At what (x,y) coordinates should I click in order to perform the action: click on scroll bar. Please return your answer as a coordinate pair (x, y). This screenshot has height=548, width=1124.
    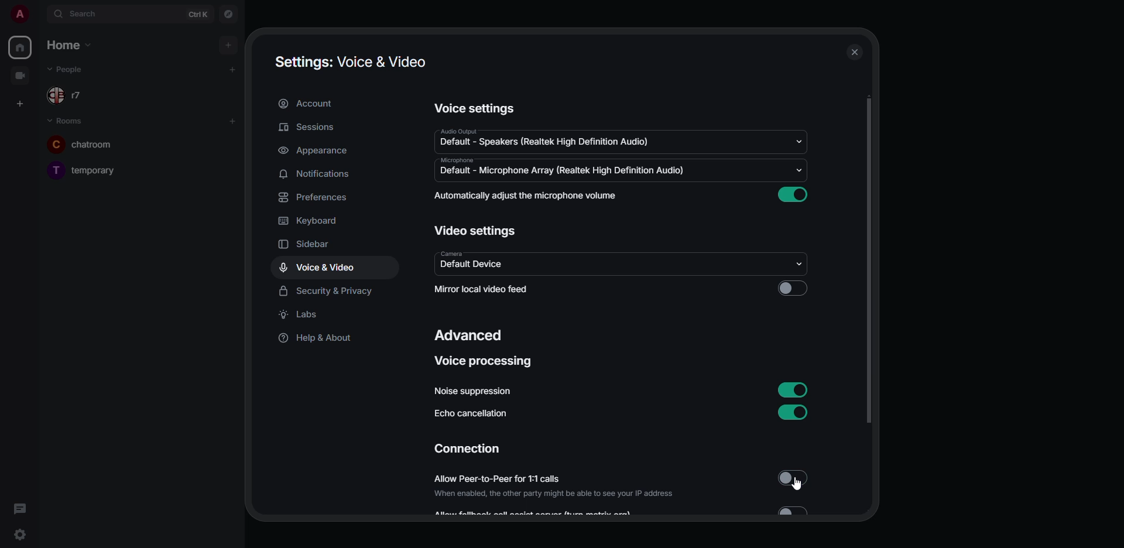
    Looking at the image, I should click on (869, 262).